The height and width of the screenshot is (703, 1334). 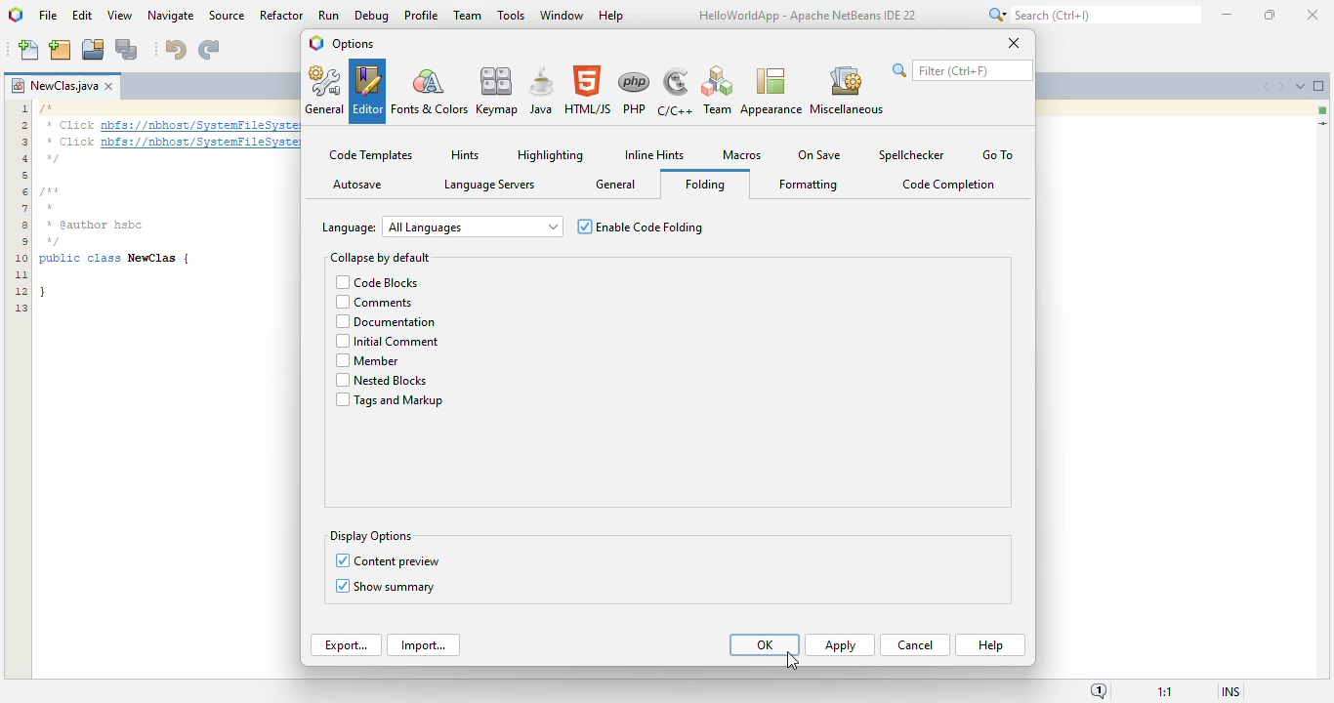 What do you see at coordinates (807, 18) in the screenshot?
I see `HelloWorldApp - Apache NetBeans IDE 22` at bounding box center [807, 18].